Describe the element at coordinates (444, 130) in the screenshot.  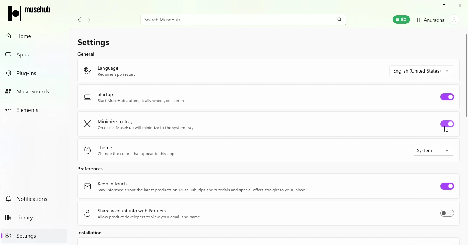
I see `cursor` at that location.